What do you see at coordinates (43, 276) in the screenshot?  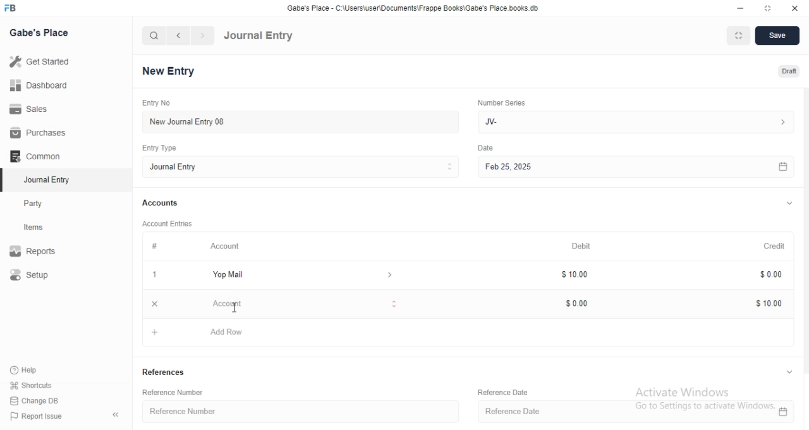 I see `Setup` at bounding box center [43, 276].